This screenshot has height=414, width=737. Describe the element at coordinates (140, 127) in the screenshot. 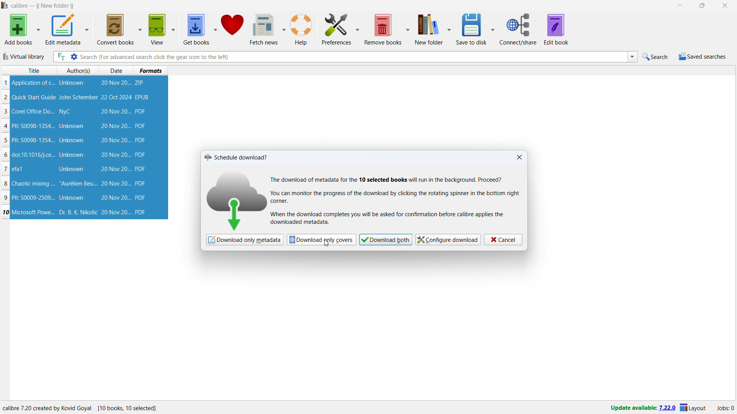

I see `PDF` at that location.